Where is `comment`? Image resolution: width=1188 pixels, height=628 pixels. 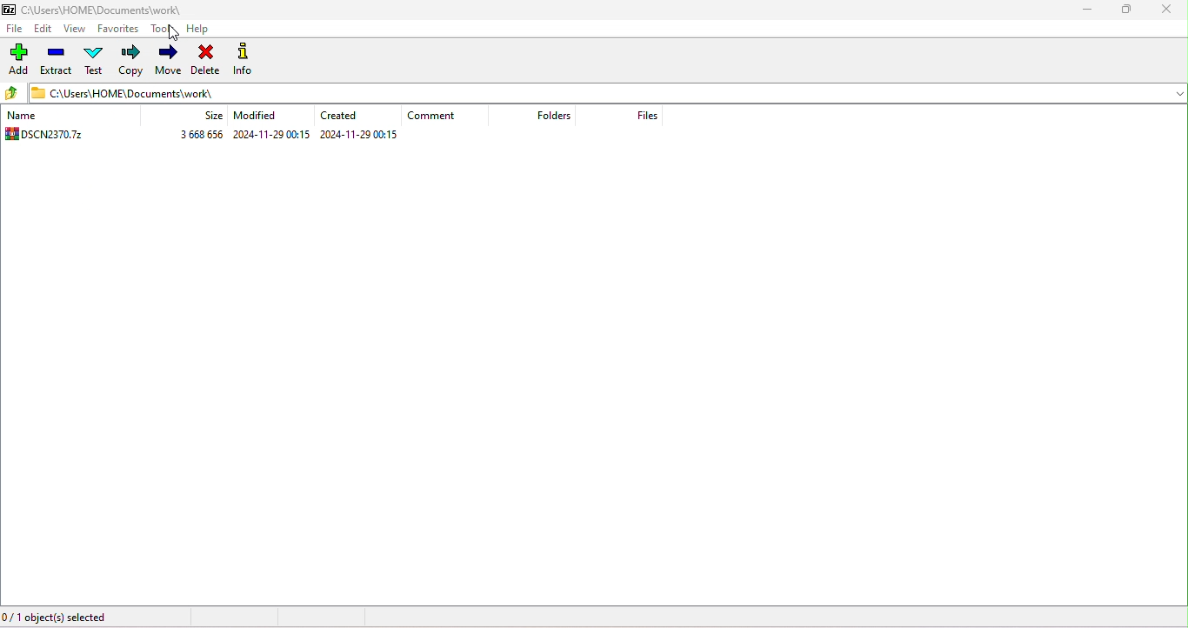
comment is located at coordinates (447, 117).